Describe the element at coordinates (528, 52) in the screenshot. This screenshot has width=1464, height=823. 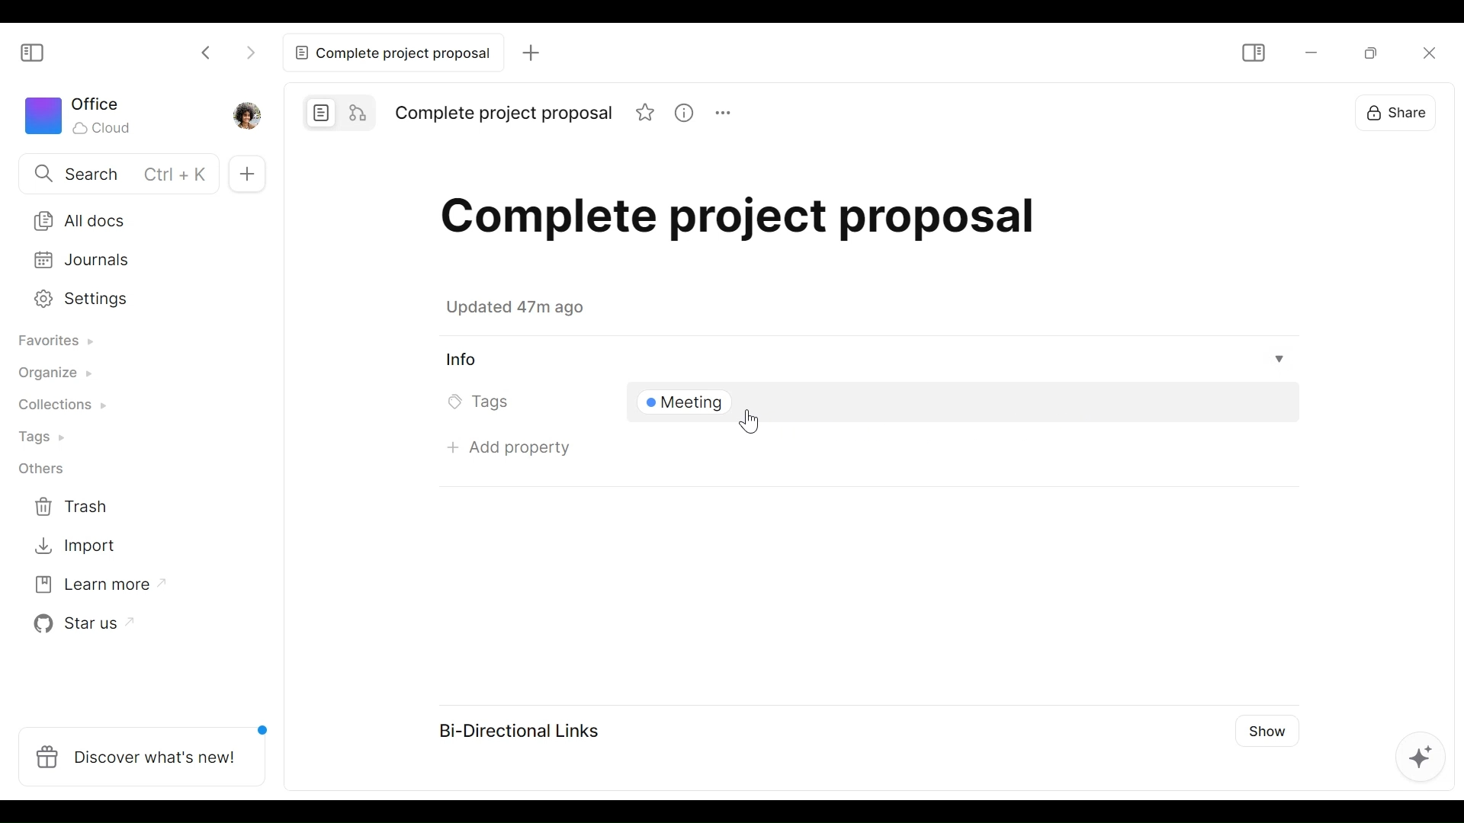
I see `Add` at that location.